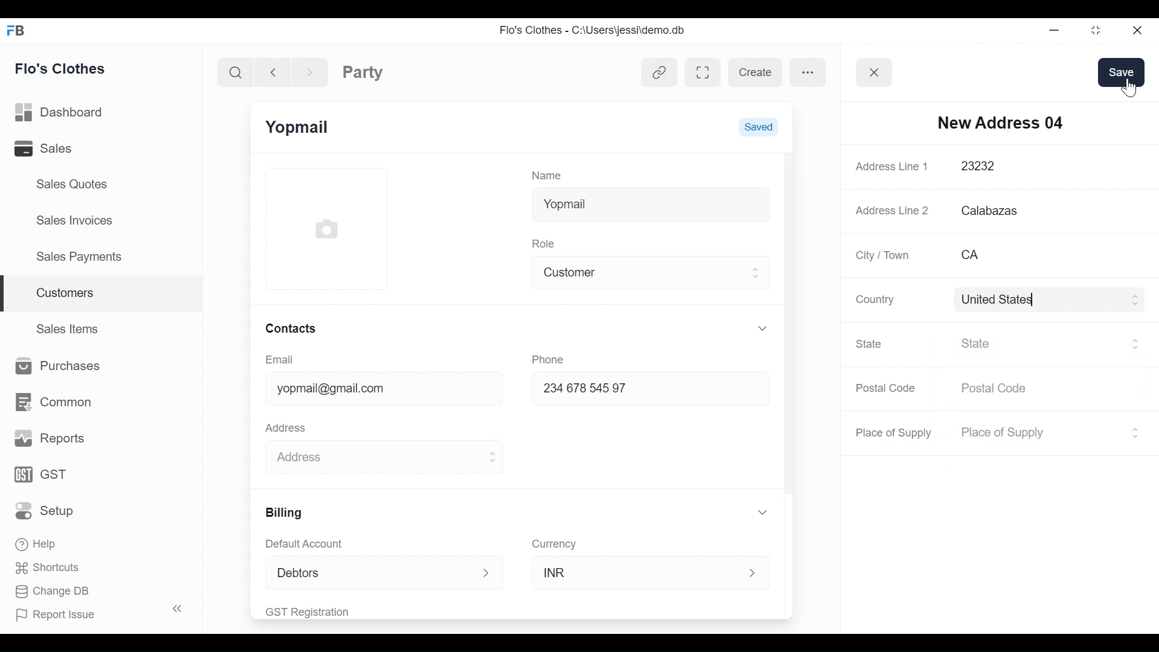  Describe the element at coordinates (328, 228) in the screenshot. I see `Profile Picture` at that location.